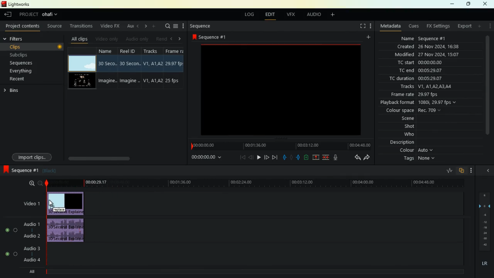 This screenshot has height=278, width=494. I want to click on filters, so click(23, 39).